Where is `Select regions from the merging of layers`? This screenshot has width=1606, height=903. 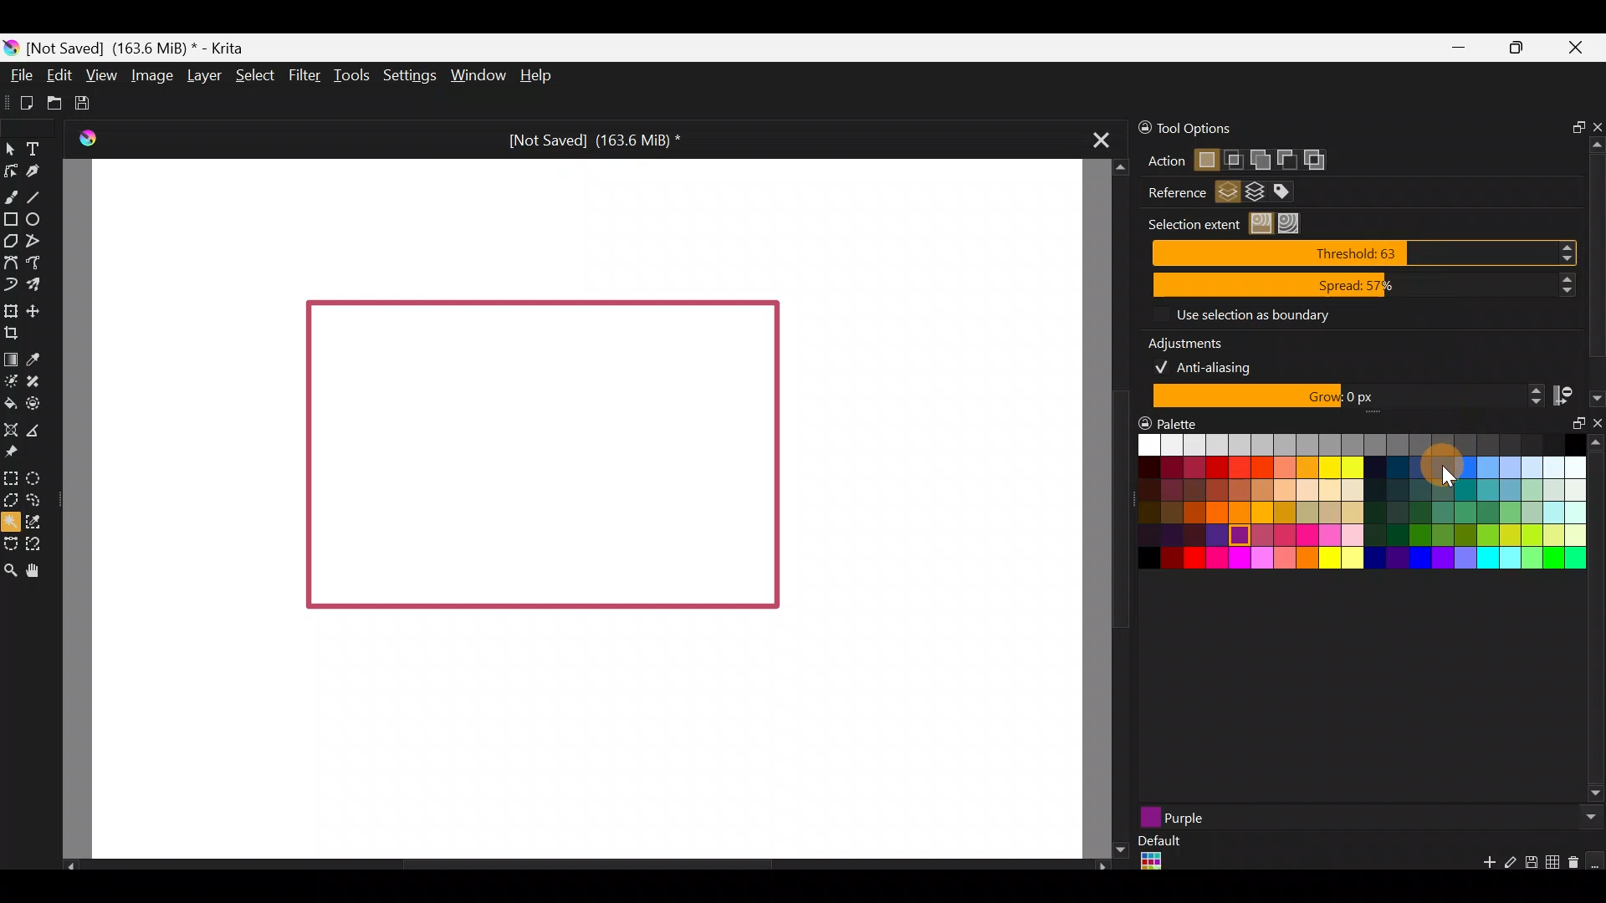 Select regions from the merging of layers is located at coordinates (1256, 195).